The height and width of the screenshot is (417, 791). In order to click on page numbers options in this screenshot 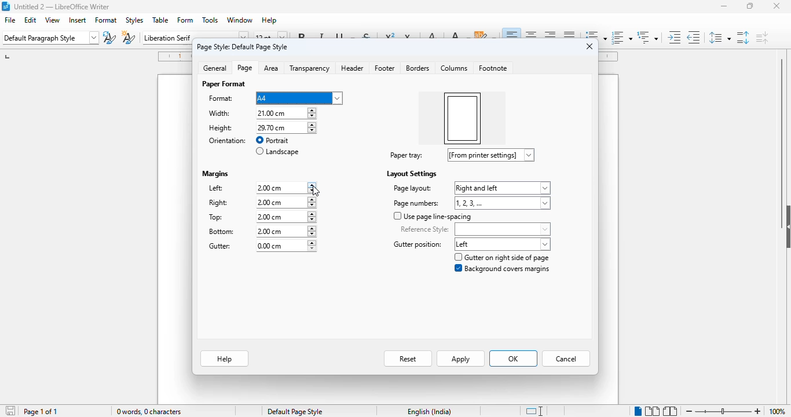, I will do `click(502, 203)`.